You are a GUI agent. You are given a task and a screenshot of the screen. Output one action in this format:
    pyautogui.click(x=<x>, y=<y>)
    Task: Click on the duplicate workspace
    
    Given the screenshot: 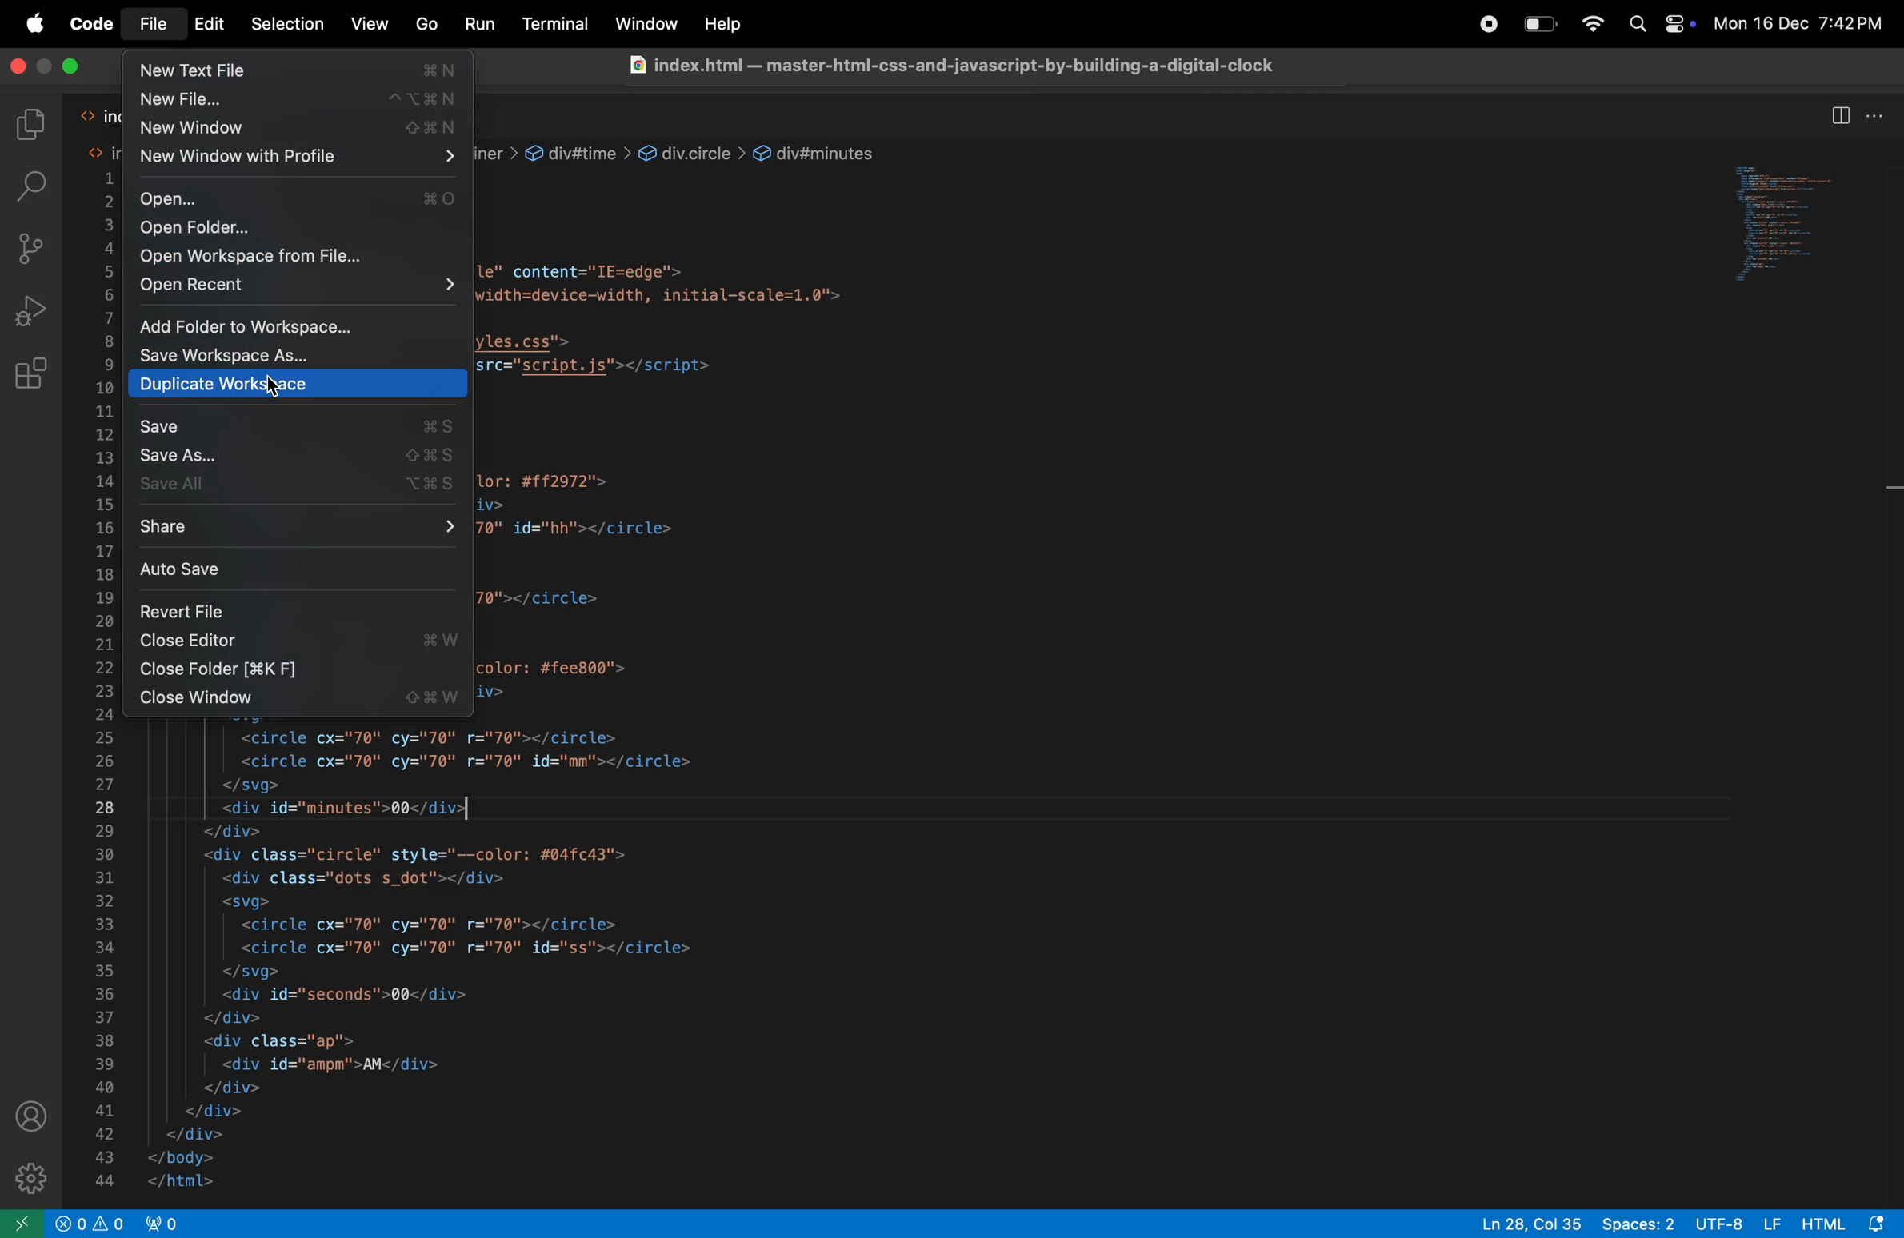 What is the action you would take?
    pyautogui.click(x=295, y=389)
    